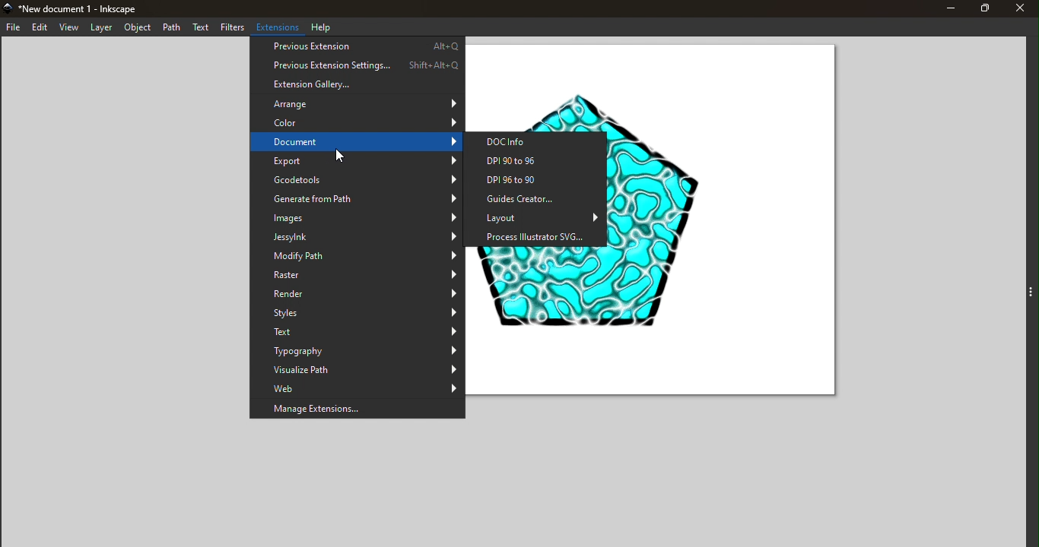  I want to click on Path, so click(172, 29).